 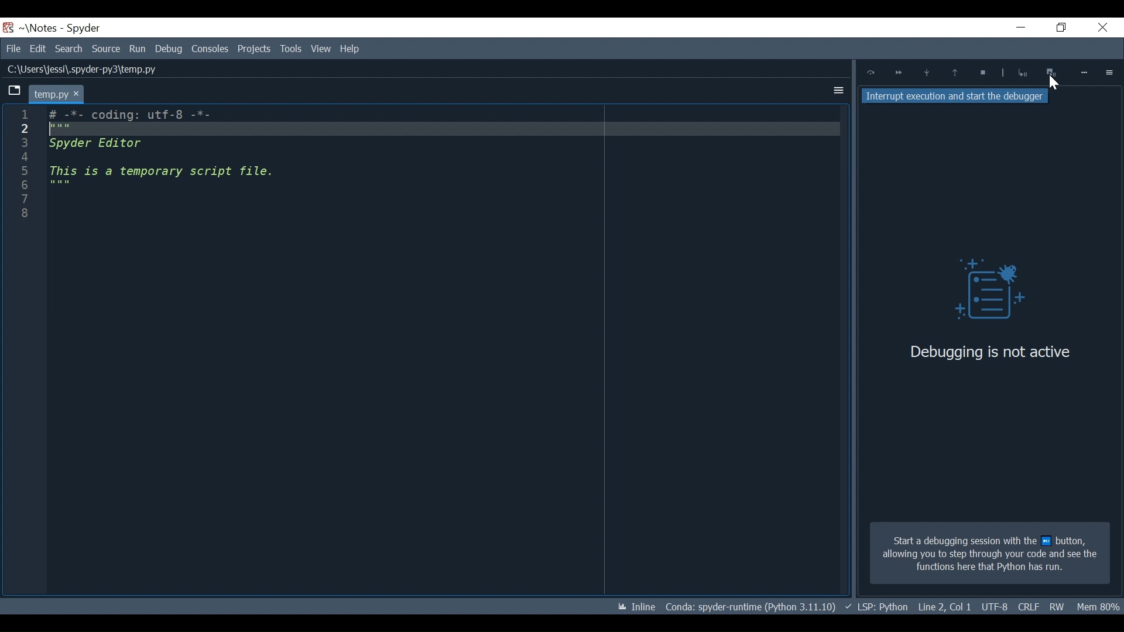 I want to click on Conda Environment Indicator, so click(x=749, y=606).